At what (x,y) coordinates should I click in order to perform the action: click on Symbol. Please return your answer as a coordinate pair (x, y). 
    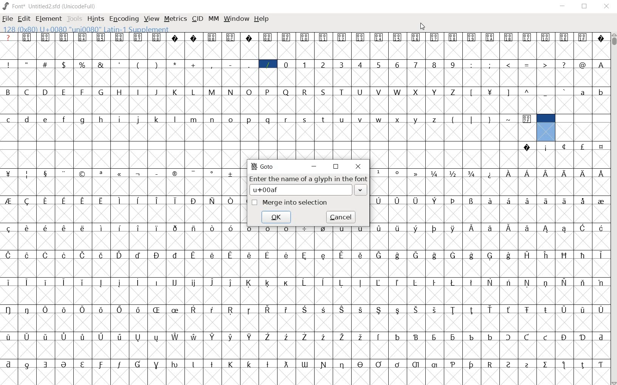
    Looking at the image, I should click on (600, 174).